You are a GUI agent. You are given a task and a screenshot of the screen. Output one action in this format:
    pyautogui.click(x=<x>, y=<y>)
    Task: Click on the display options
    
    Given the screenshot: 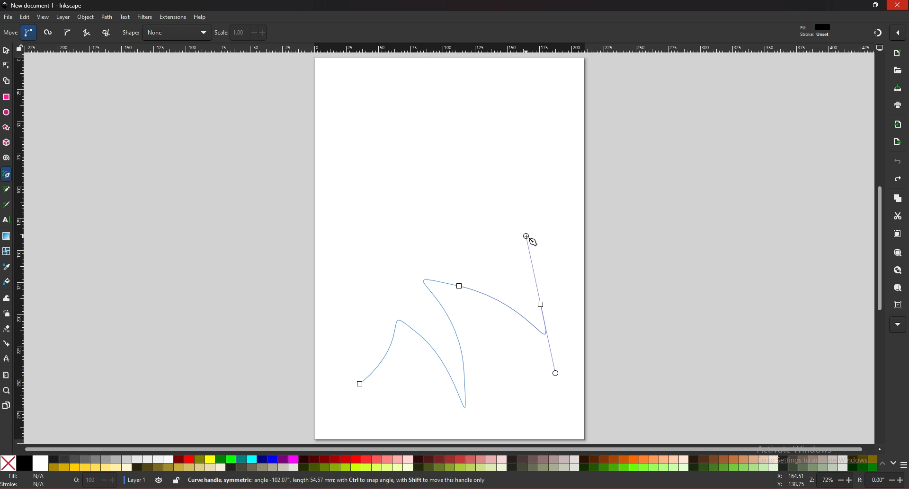 What is the action you would take?
    pyautogui.click(x=879, y=47)
    